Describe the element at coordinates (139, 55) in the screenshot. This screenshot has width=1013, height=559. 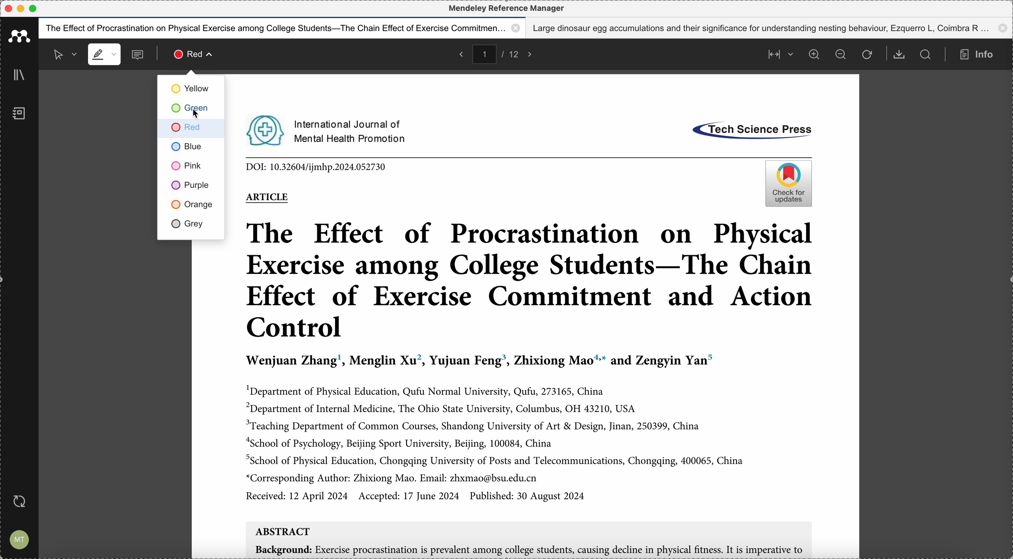
I see `comments` at that location.